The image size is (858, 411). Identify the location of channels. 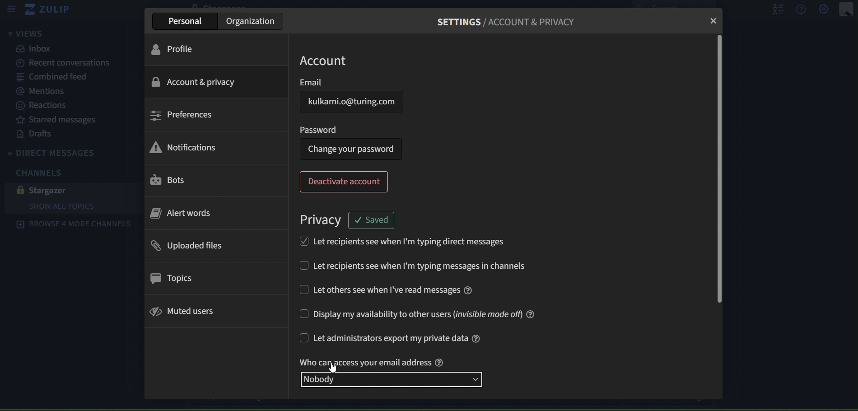
(45, 172).